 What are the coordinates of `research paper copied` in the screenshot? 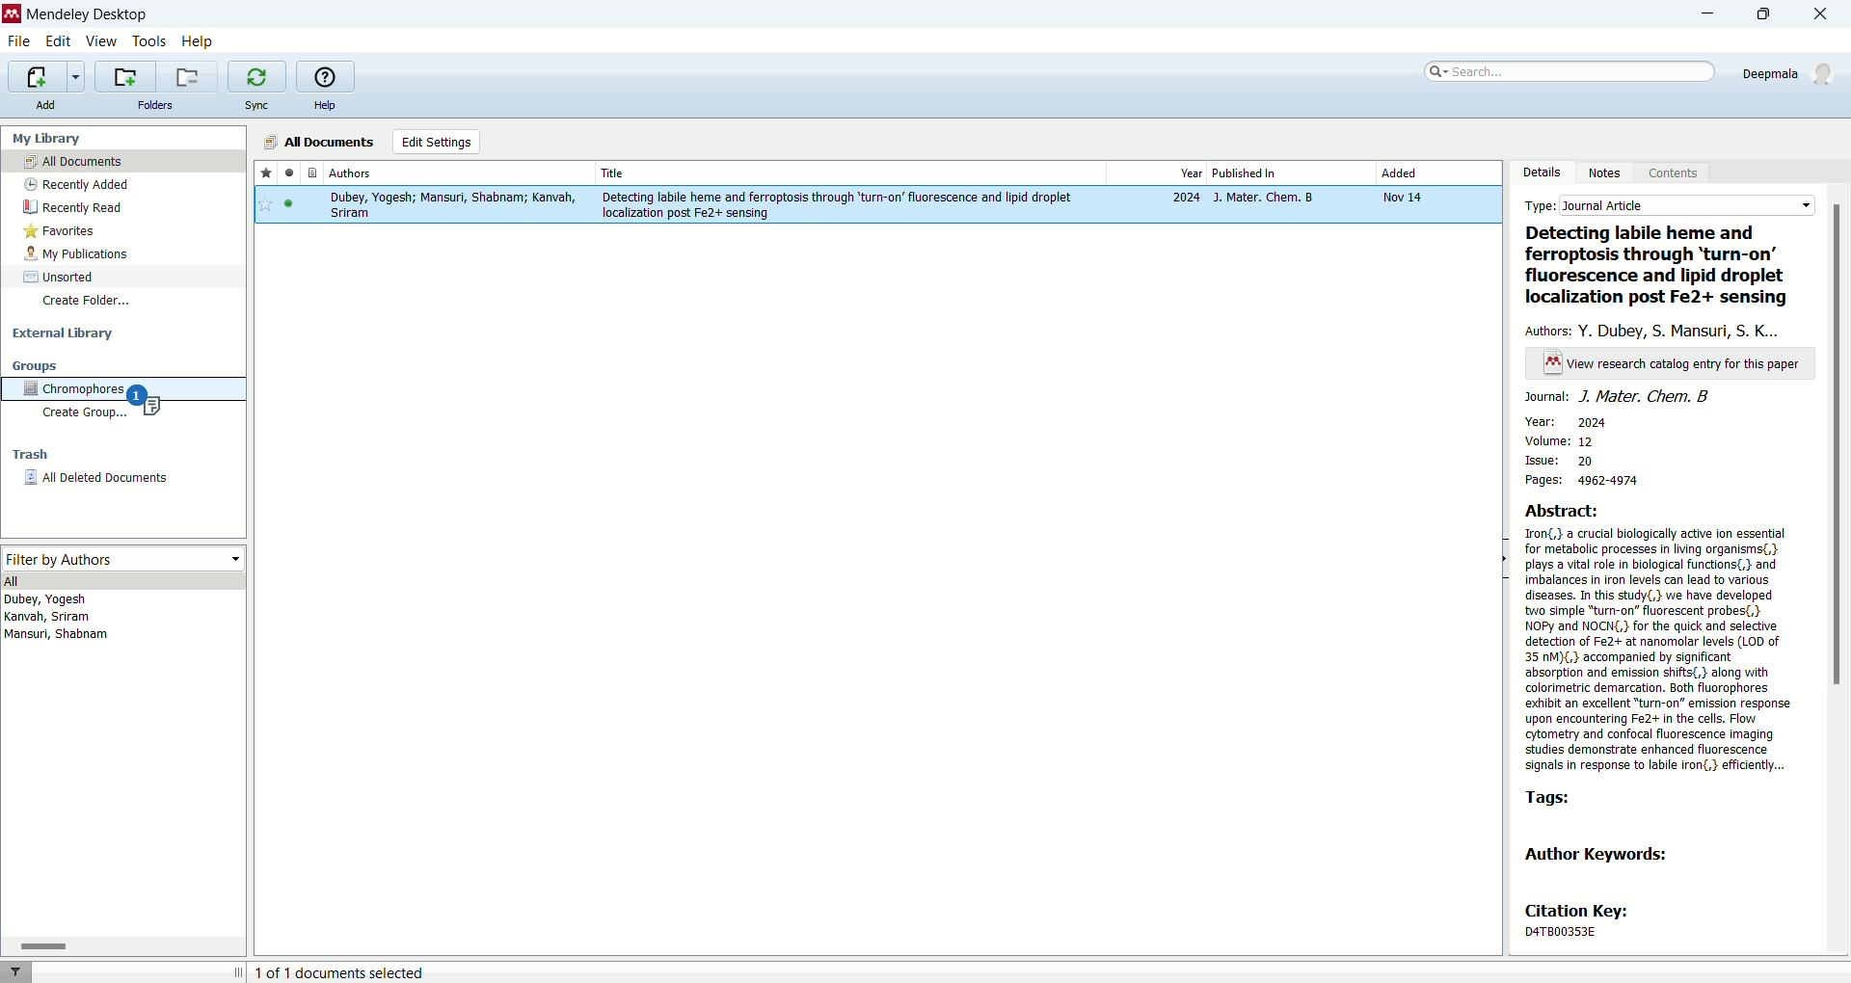 It's located at (147, 402).